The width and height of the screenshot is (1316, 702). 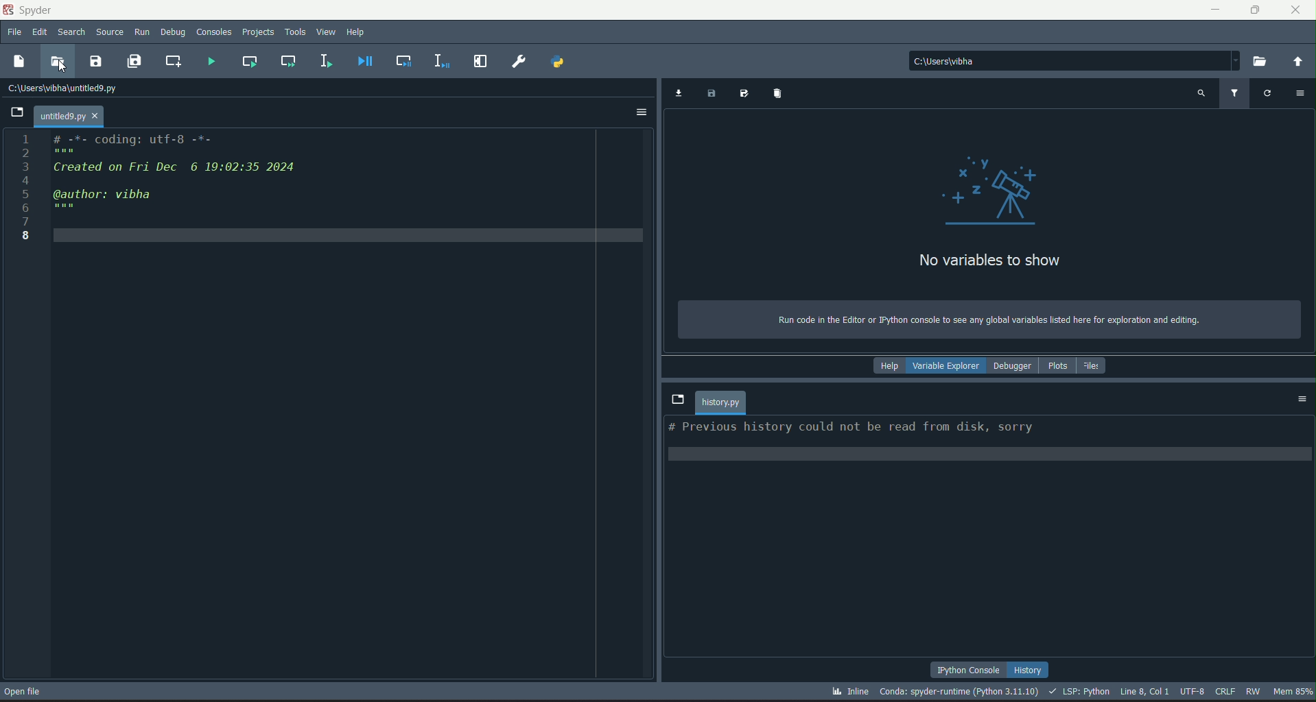 What do you see at coordinates (1261, 62) in the screenshot?
I see `browse a working directory` at bounding box center [1261, 62].